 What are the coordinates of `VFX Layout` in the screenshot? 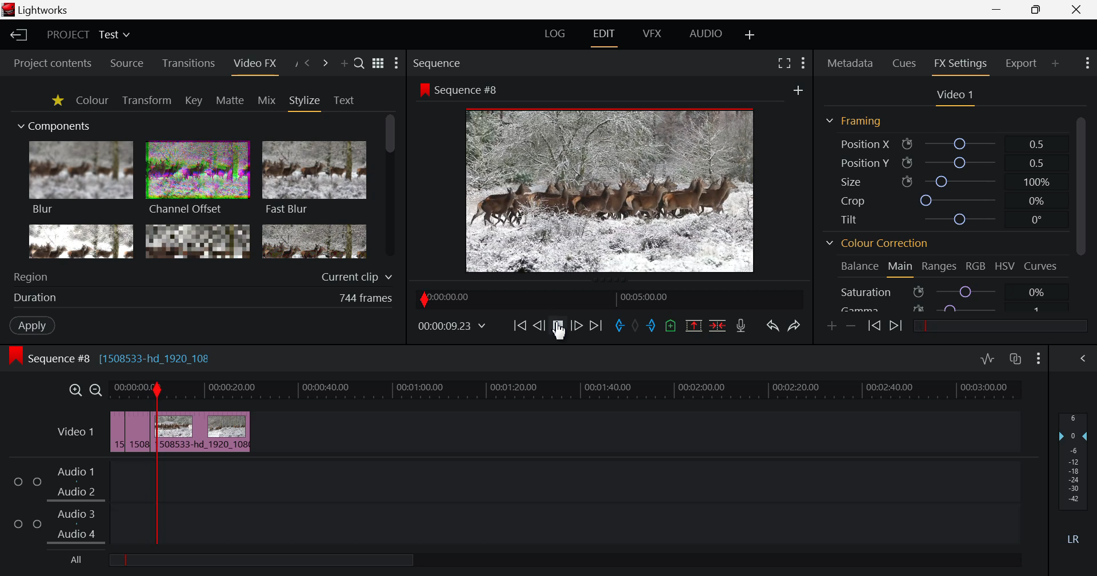 It's located at (651, 34).